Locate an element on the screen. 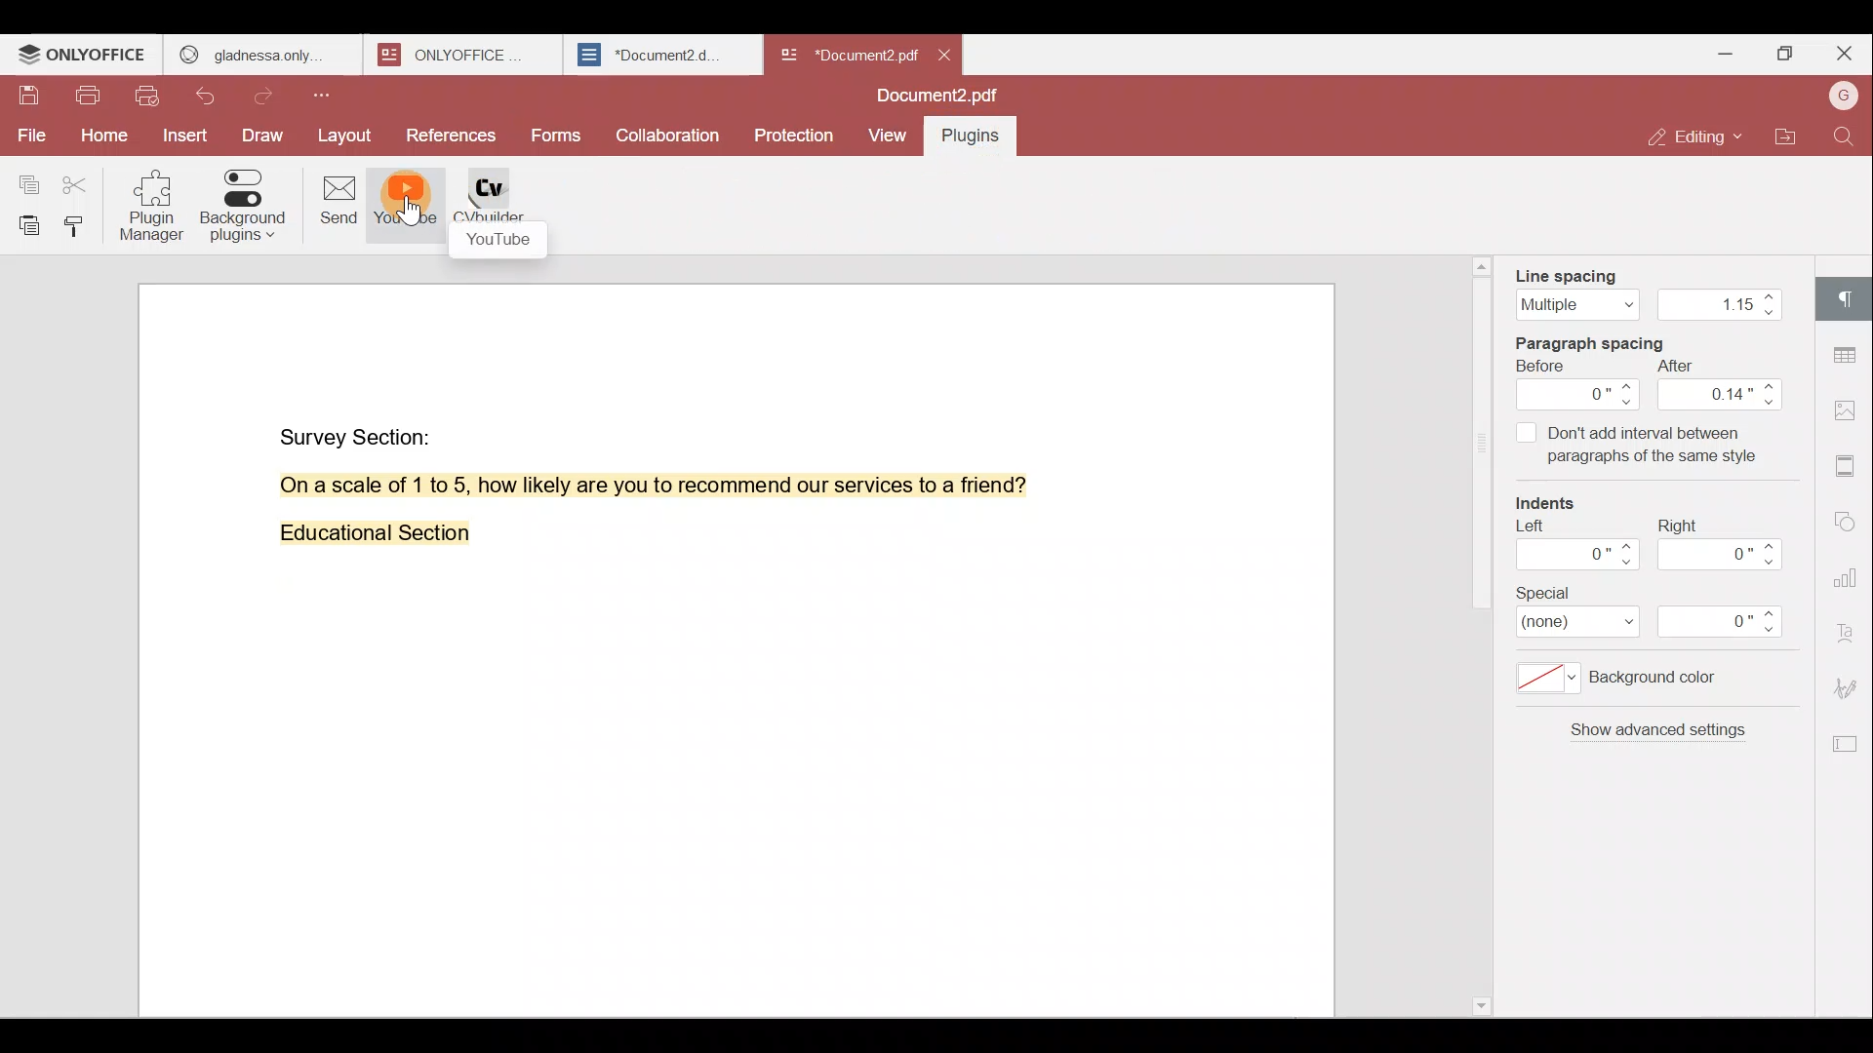 The width and height of the screenshot is (1873, 1053). References is located at coordinates (453, 137).